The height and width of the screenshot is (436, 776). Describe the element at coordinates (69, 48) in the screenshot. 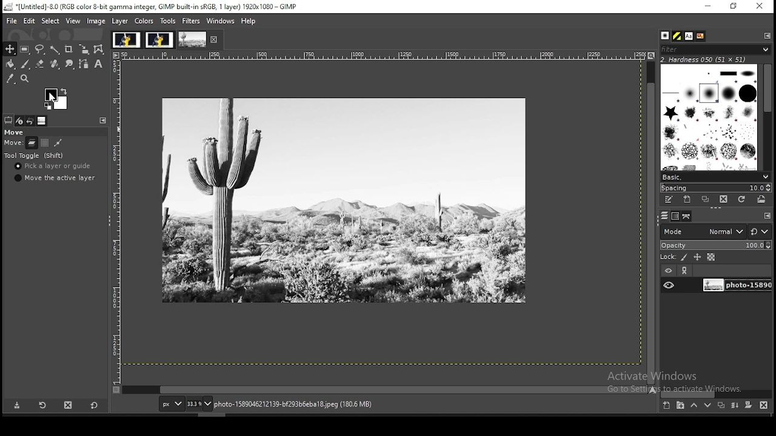

I see `crop tool` at that location.